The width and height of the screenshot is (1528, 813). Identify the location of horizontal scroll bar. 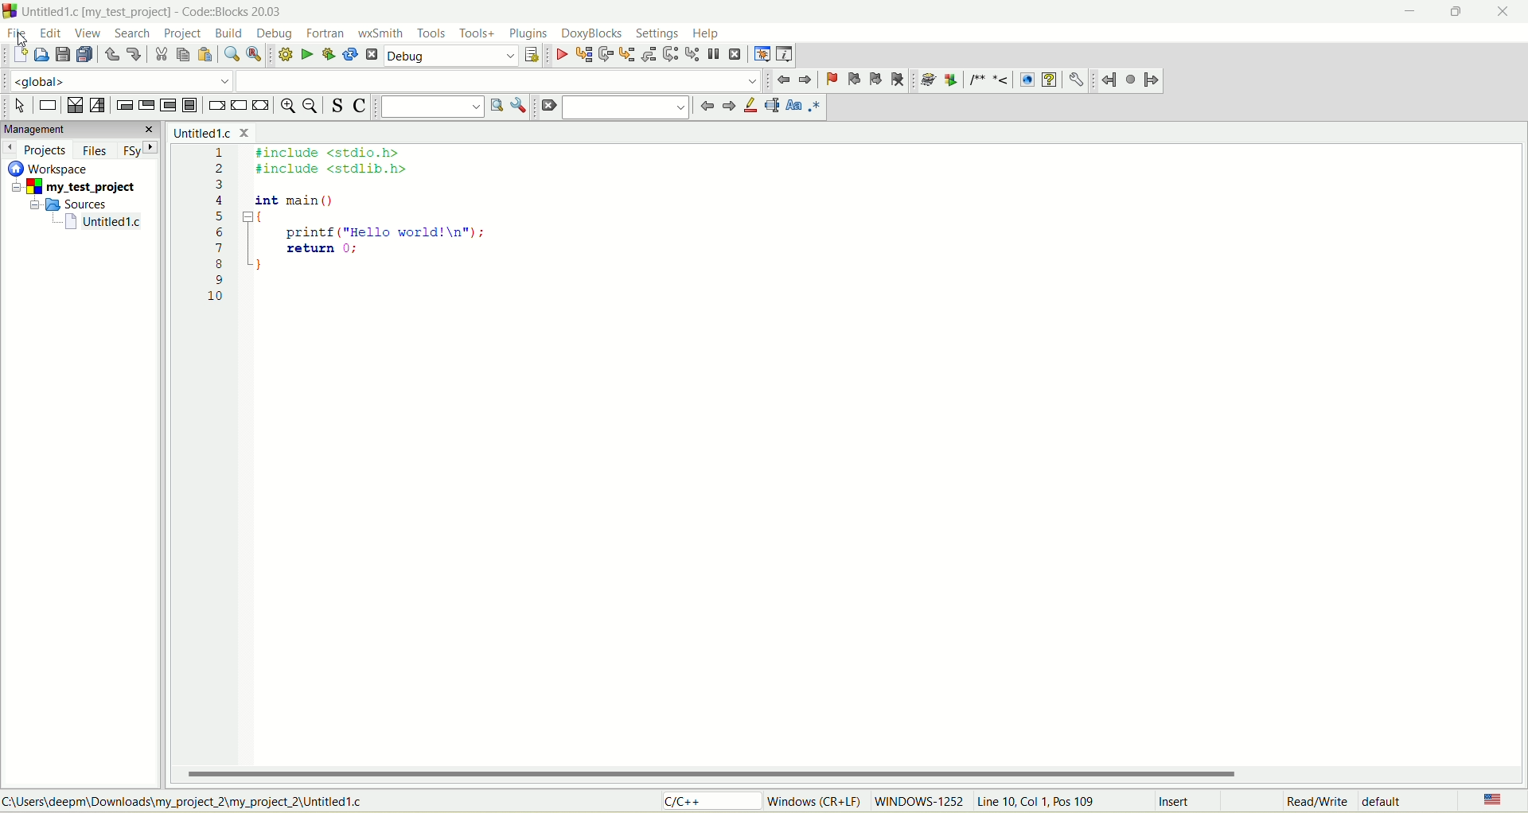
(851, 774).